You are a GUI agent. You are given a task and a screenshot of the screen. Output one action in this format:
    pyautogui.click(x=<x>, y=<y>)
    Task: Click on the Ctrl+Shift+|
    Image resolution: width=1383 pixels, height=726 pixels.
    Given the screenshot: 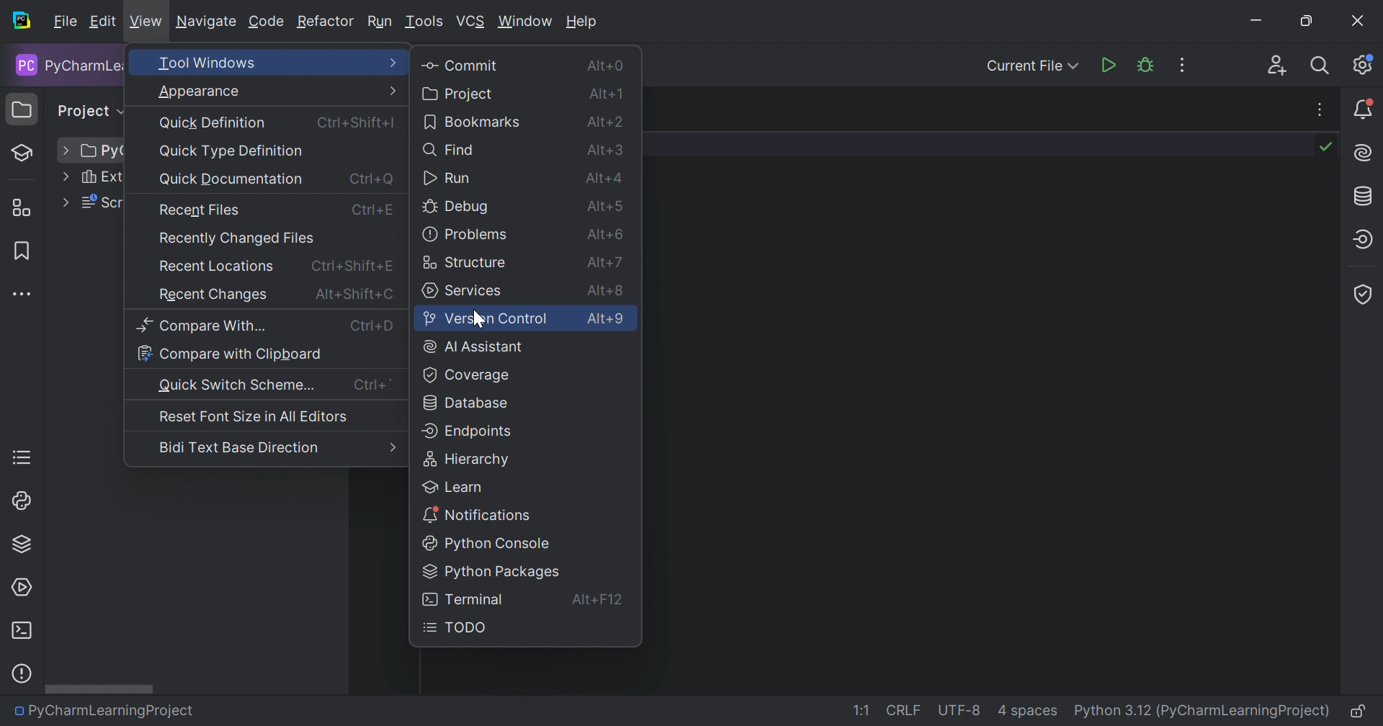 What is the action you would take?
    pyautogui.click(x=359, y=121)
    